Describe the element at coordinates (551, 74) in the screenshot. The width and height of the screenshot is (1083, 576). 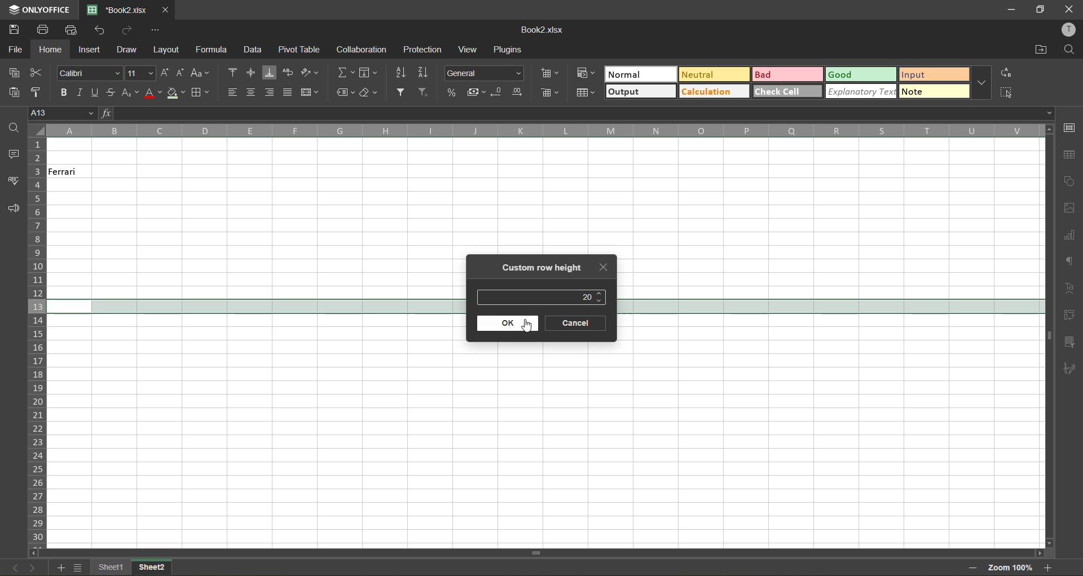
I see `insert cells` at that location.